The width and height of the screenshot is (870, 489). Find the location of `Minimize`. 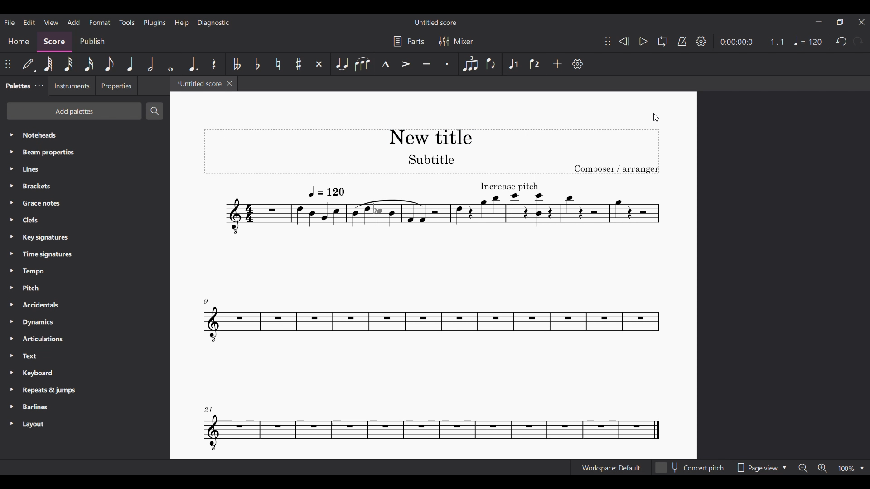

Minimize is located at coordinates (818, 22).